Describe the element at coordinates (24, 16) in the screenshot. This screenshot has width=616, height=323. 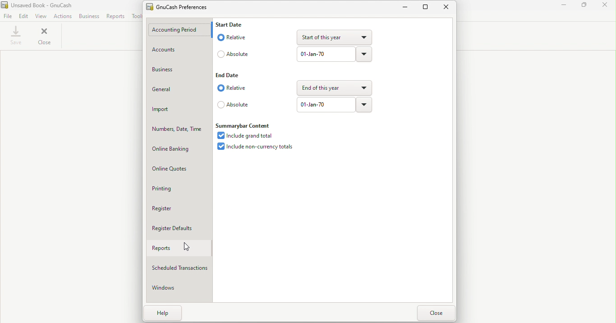
I see `Edit` at that location.